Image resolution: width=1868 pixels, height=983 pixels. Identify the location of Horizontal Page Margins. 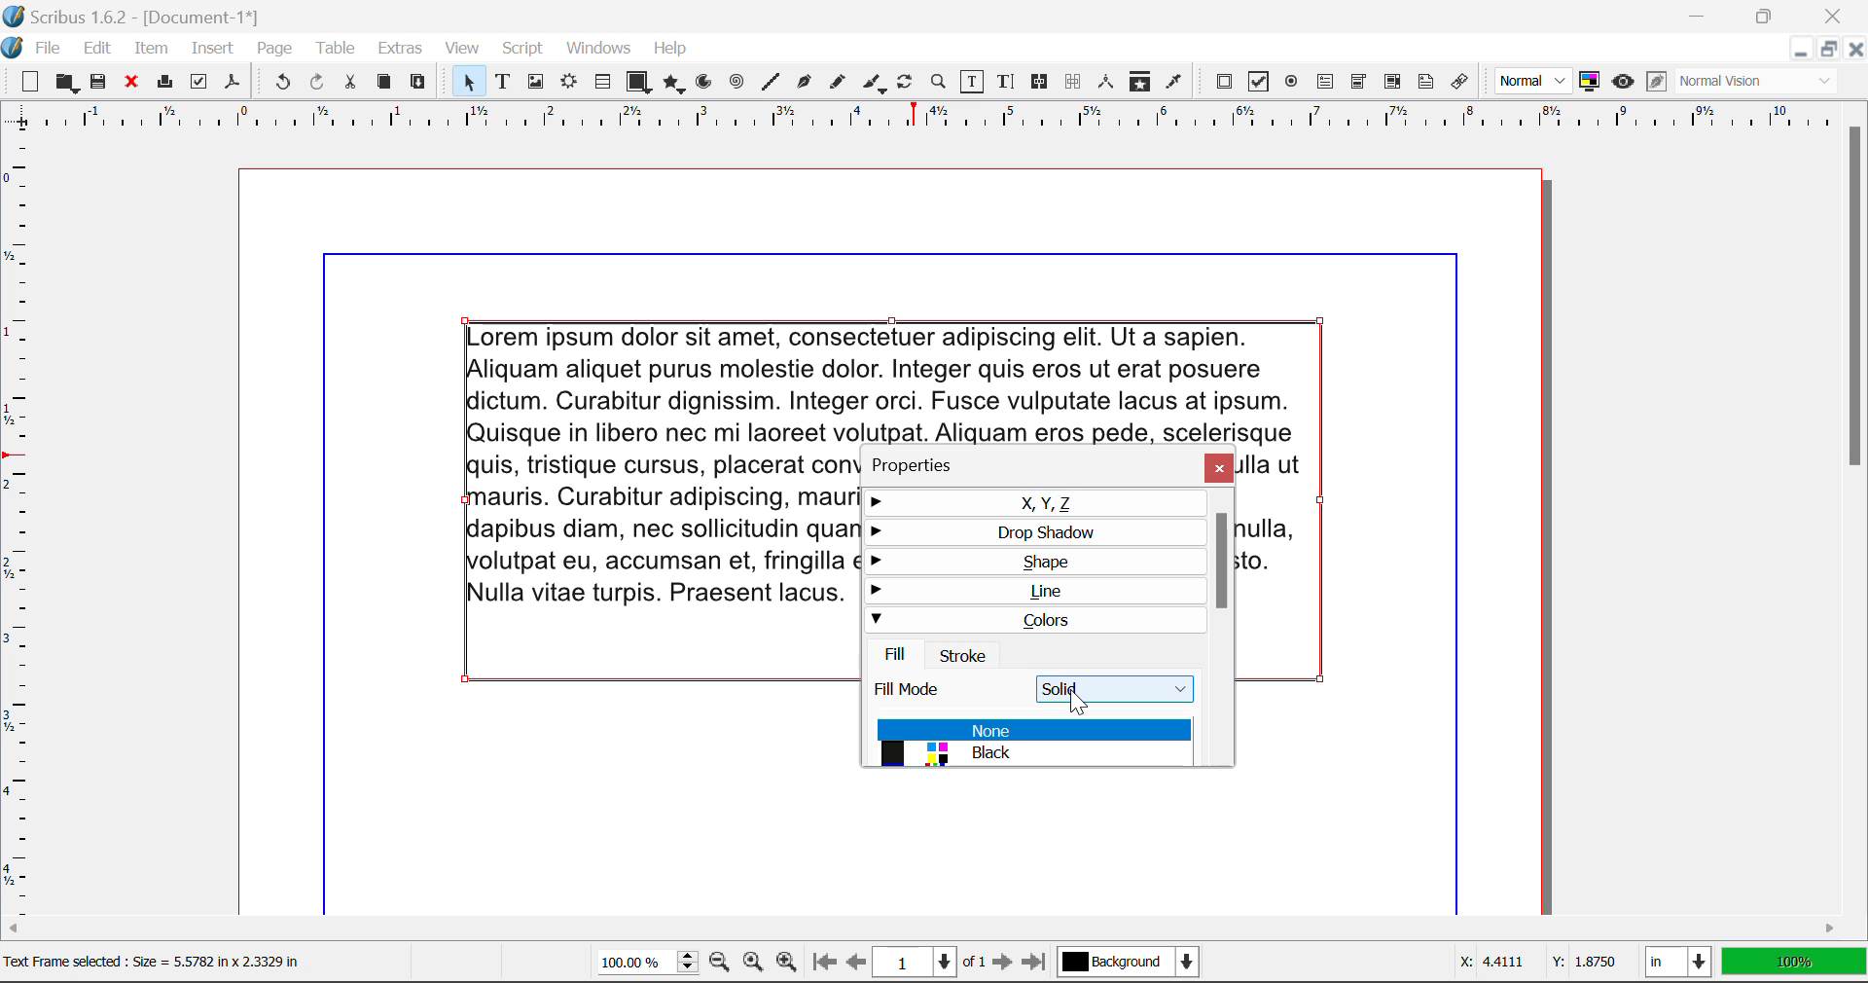
(24, 532).